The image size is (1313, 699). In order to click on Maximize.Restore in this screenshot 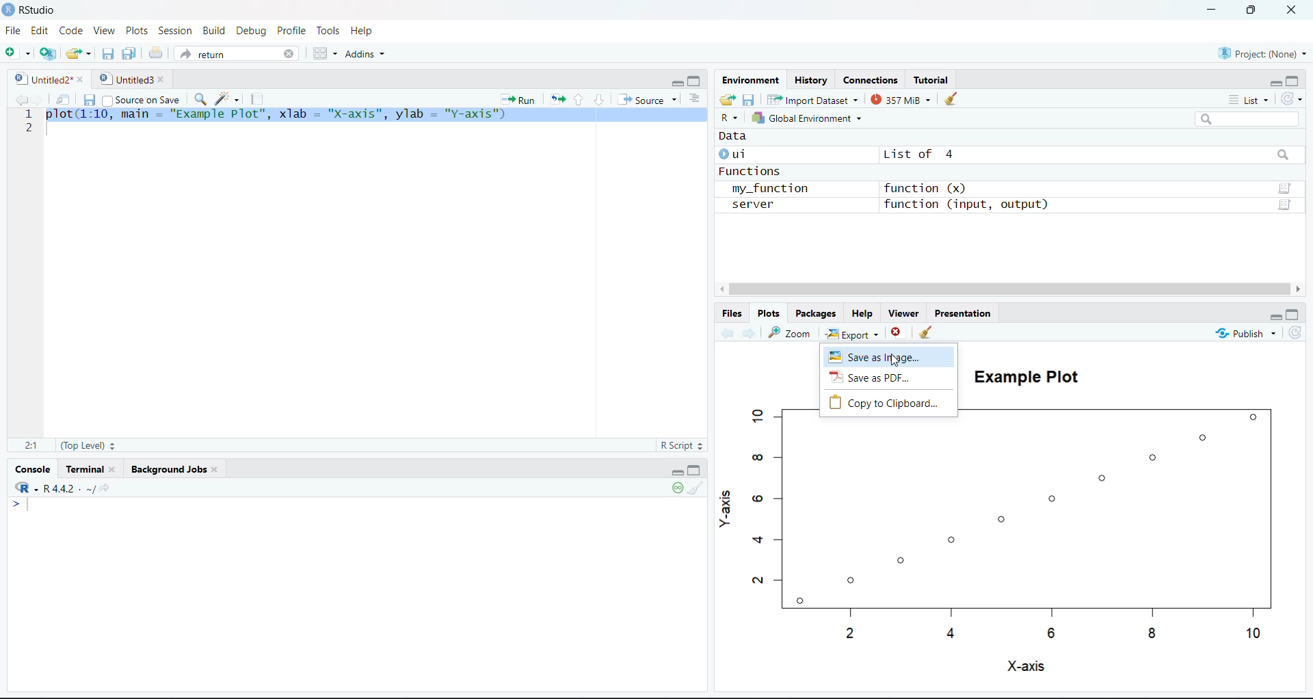, I will do `click(695, 79)`.